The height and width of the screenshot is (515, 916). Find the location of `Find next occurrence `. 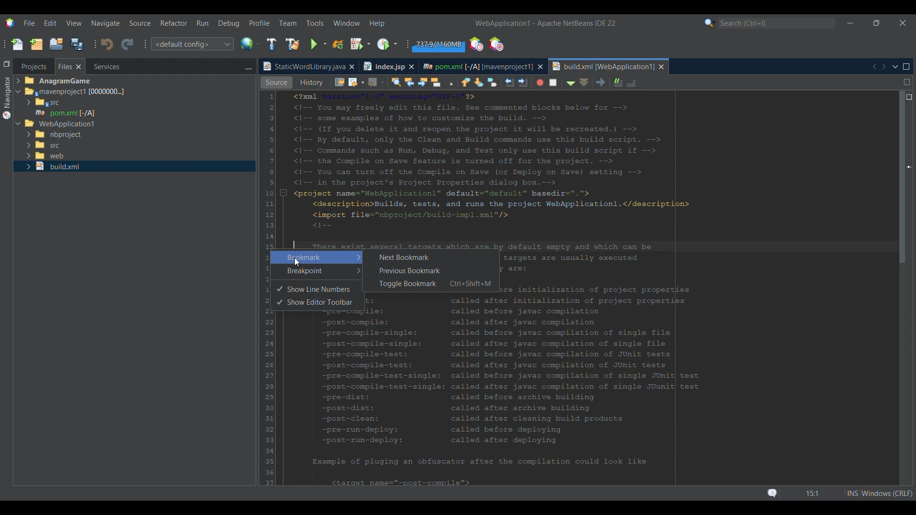

Find next occurrence  is located at coordinates (509, 82).